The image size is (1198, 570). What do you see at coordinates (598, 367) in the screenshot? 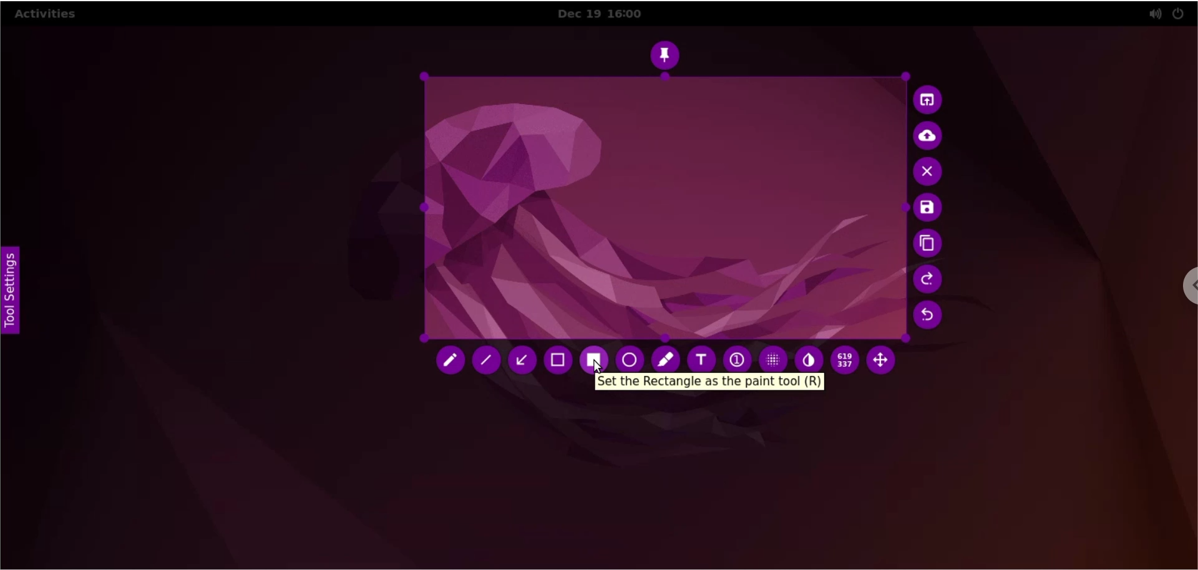
I see `cursor` at bounding box center [598, 367].